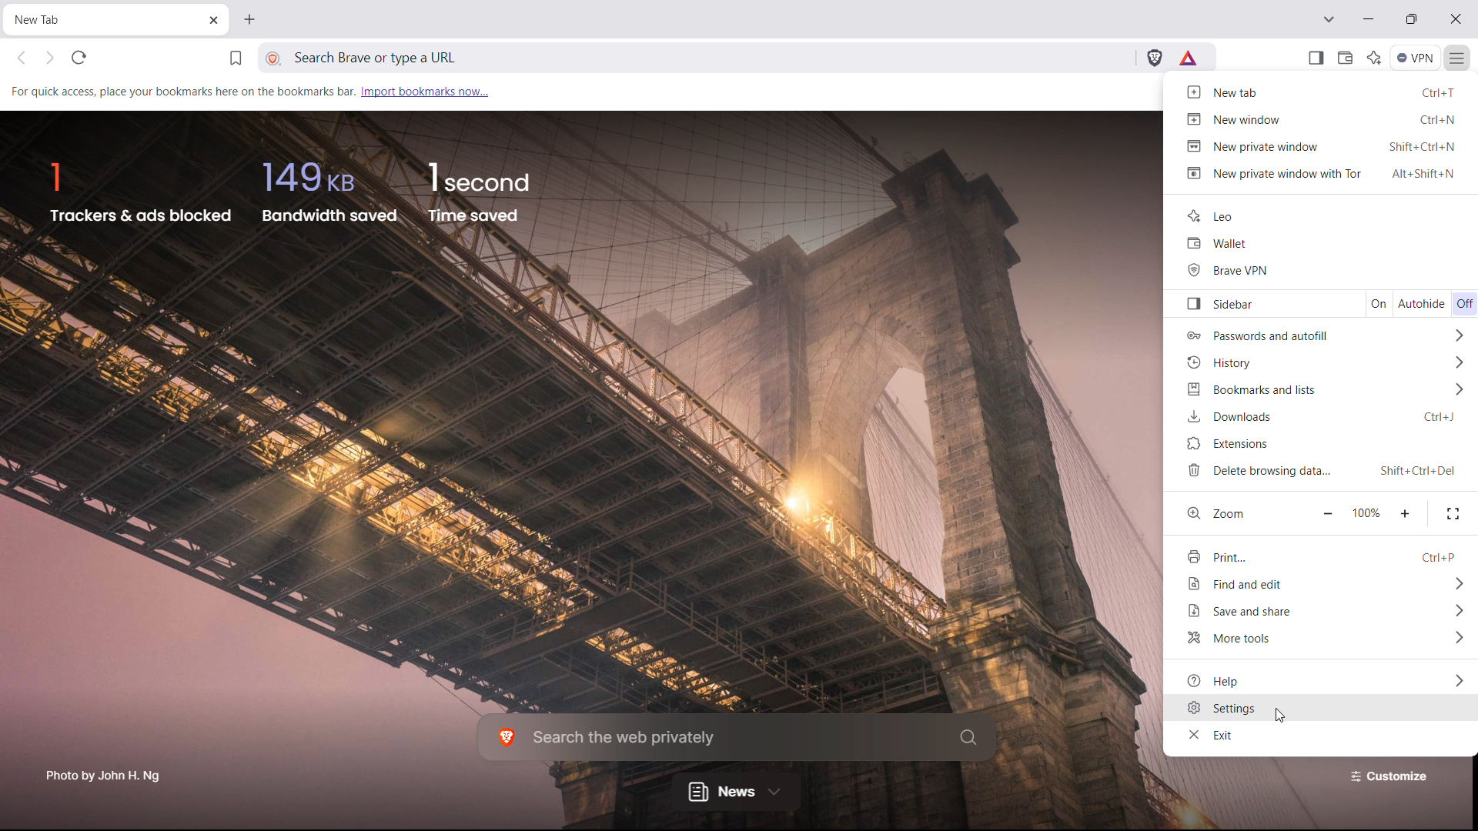  I want to click on On, so click(1373, 302).